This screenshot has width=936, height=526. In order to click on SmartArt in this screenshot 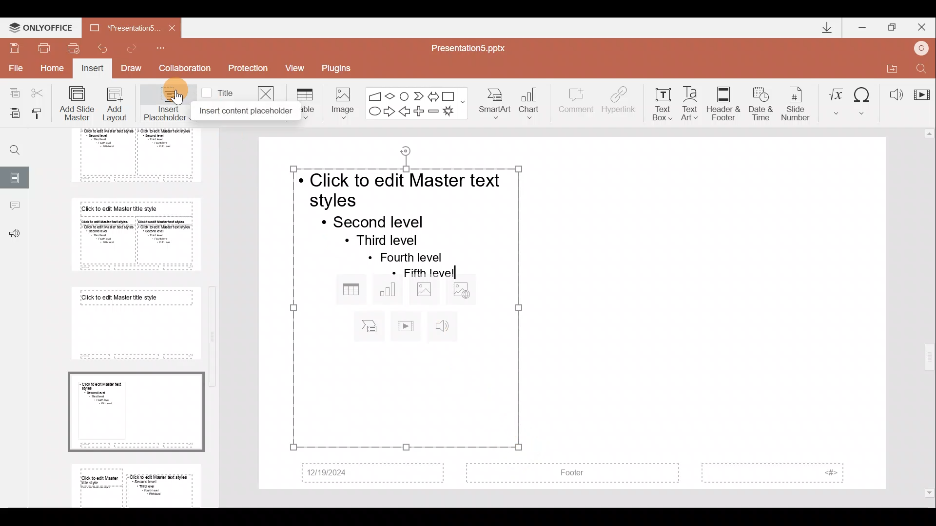, I will do `click(497, 104)`.